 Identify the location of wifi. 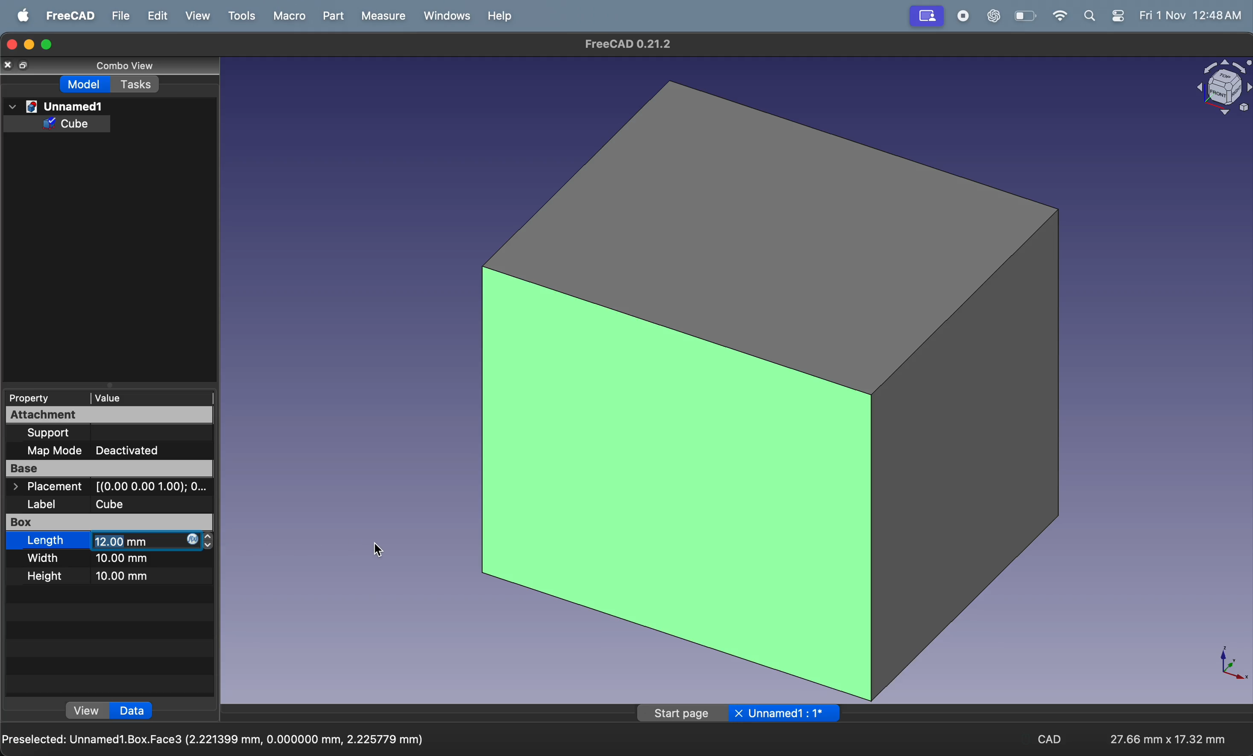
(1060, 16).